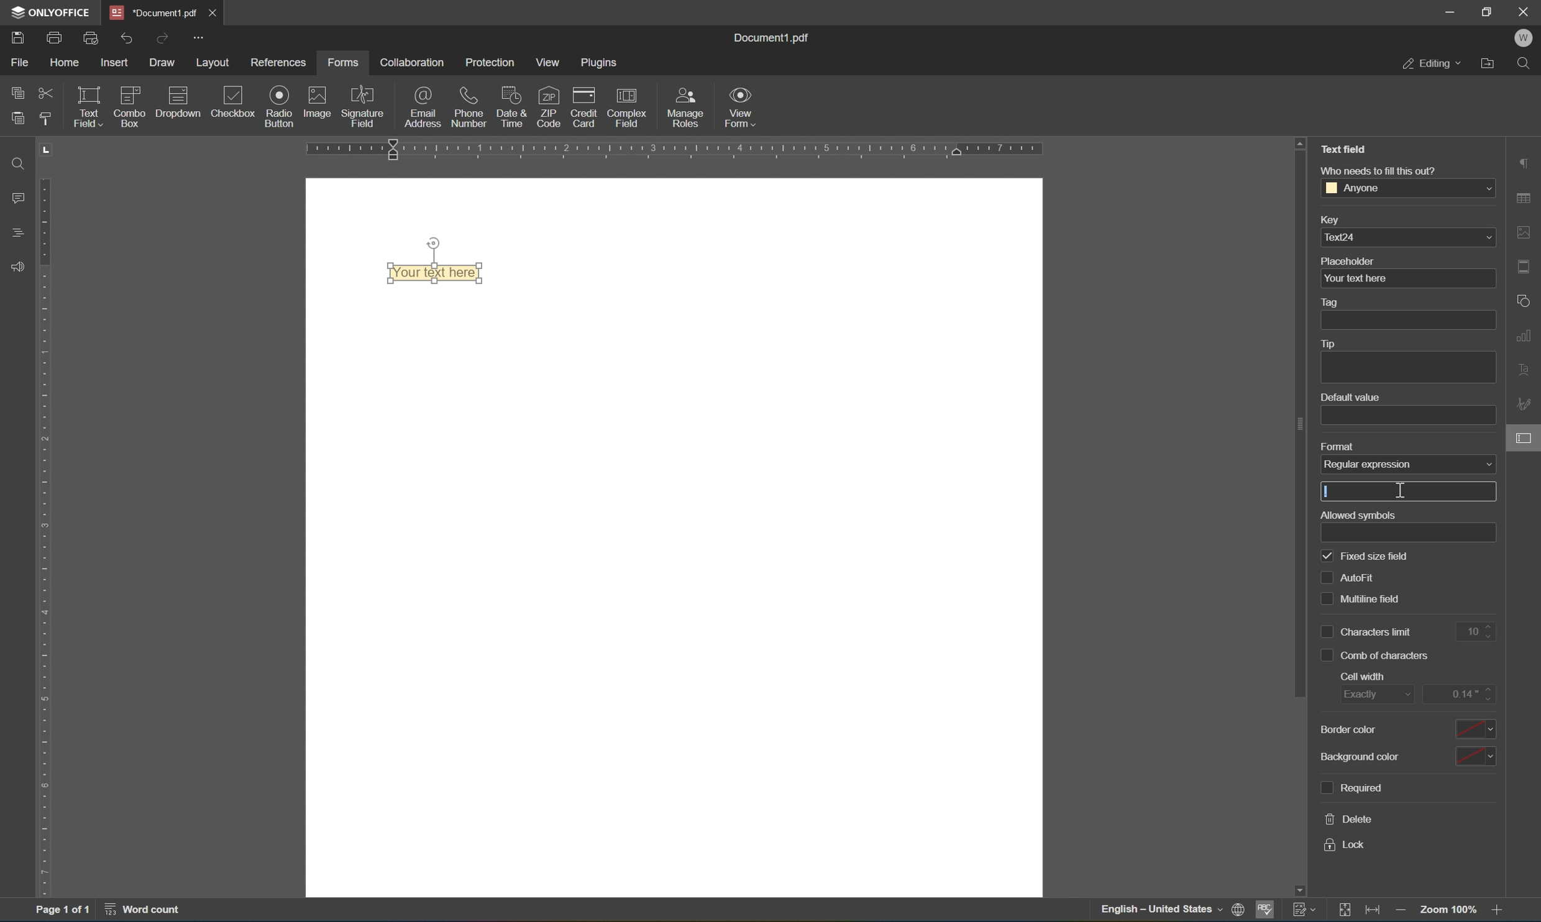  What do you see at coordinates (1361, 756) in the screenshot?
I see `background color` at bounding box center [1361, 756].